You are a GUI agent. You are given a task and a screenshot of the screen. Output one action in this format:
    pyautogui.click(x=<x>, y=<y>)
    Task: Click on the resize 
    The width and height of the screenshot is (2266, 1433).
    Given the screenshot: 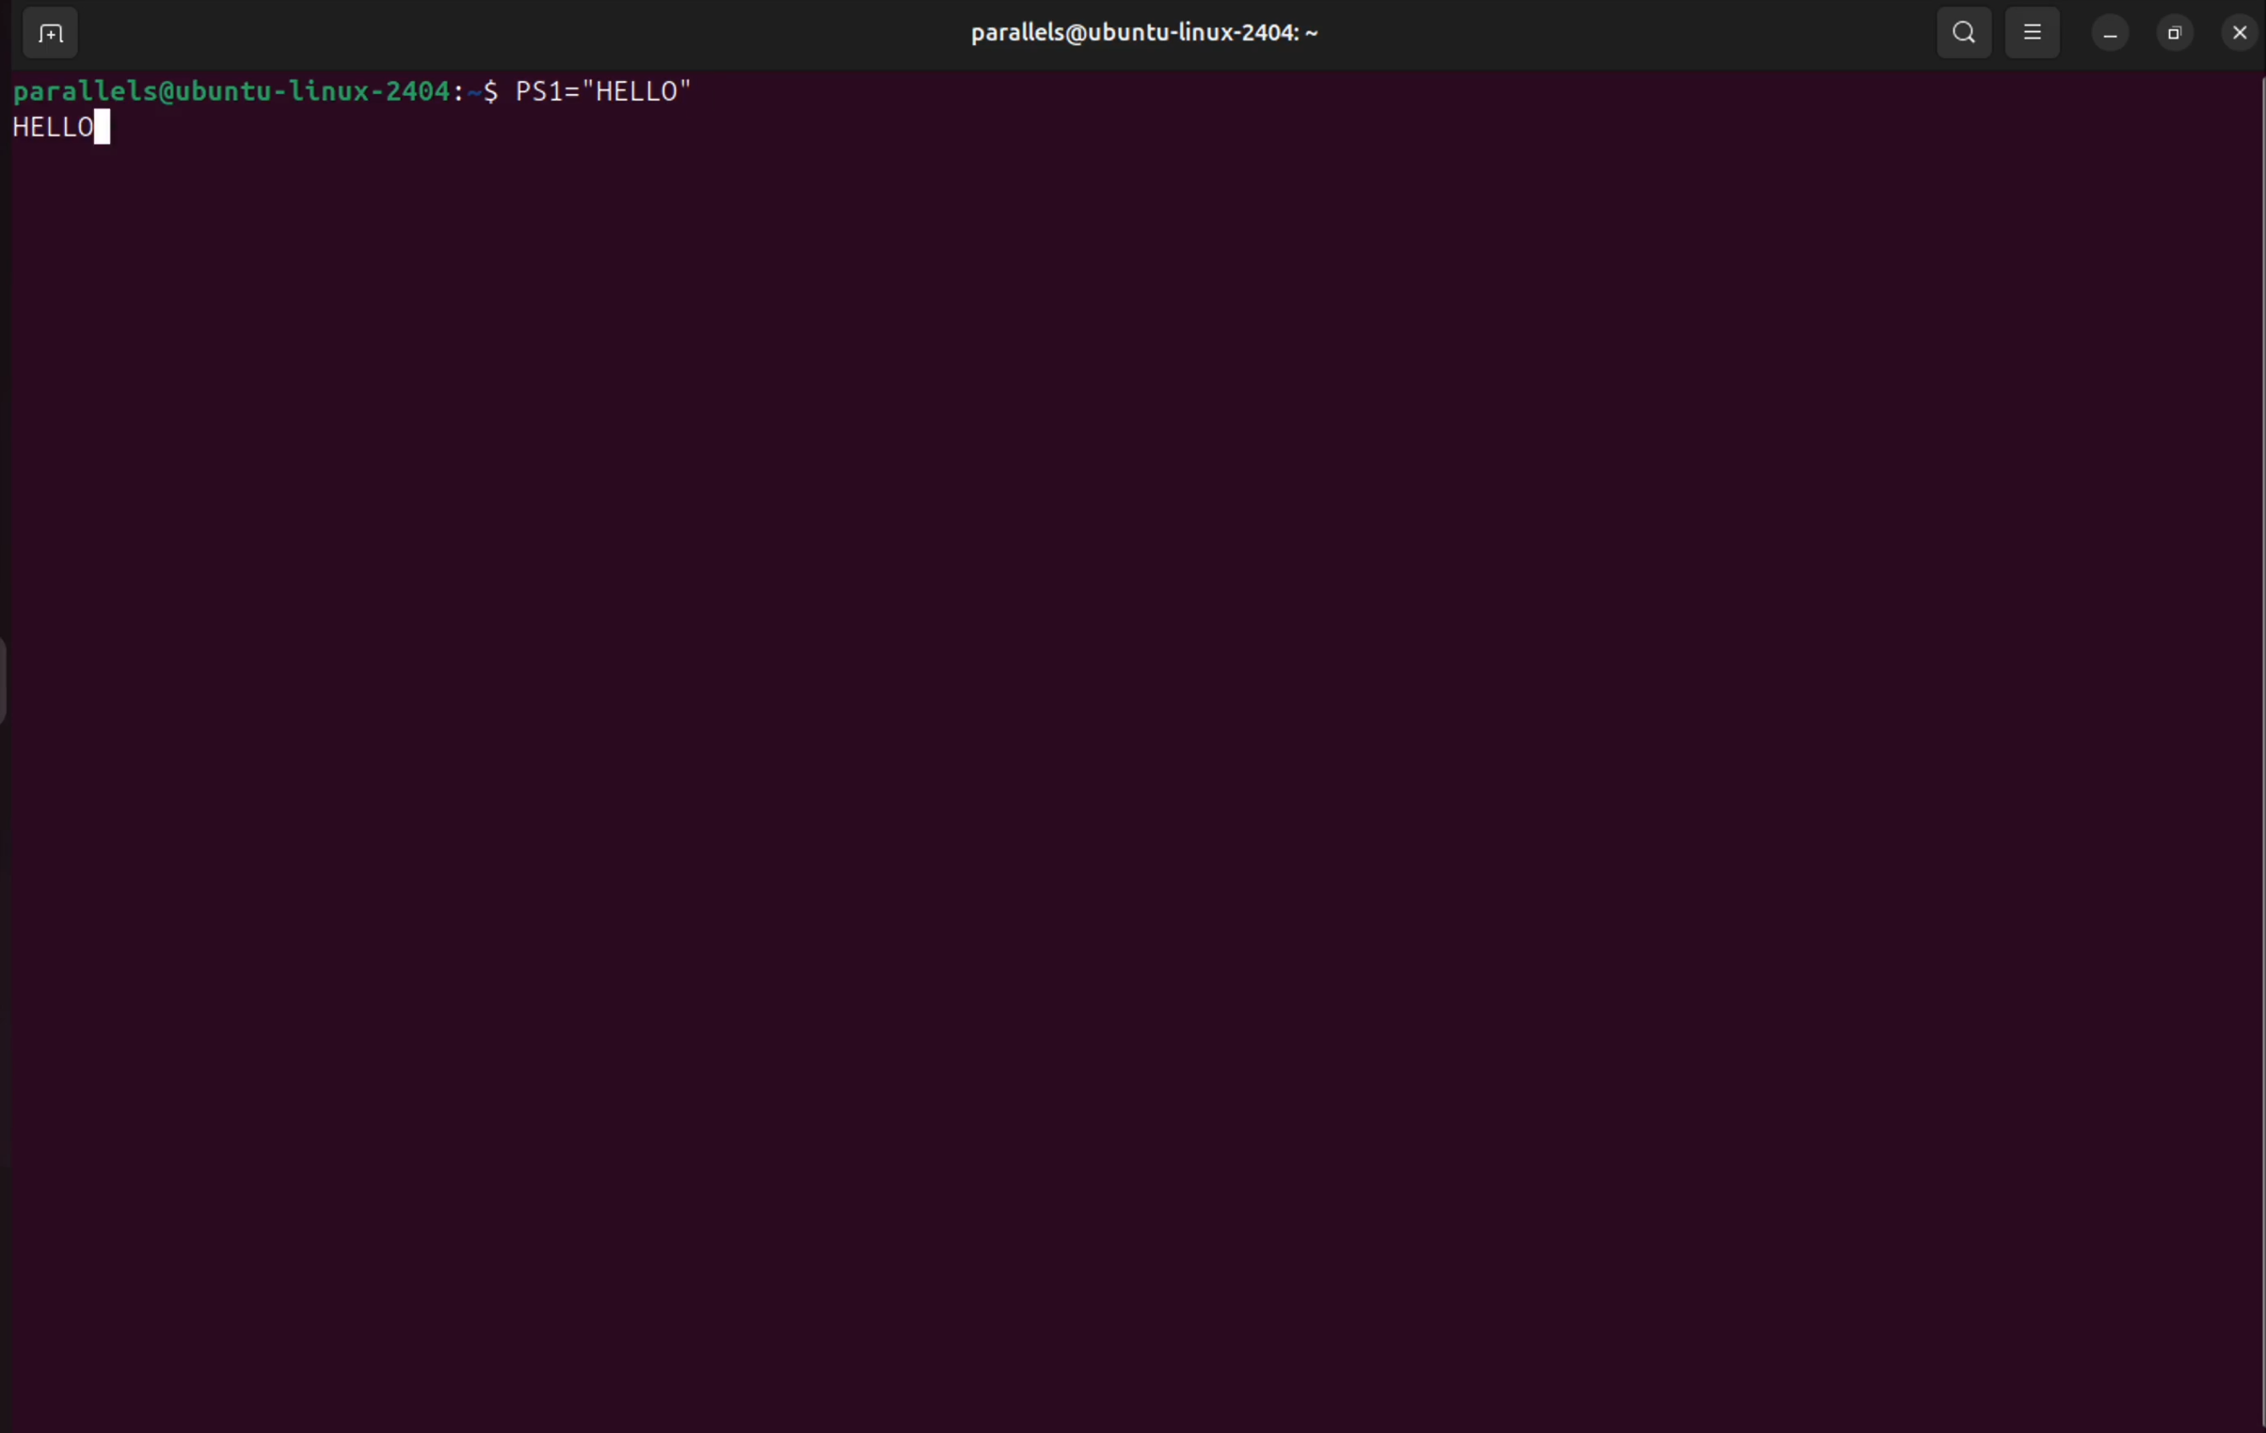 What is the action you would take?
    pyautogui.click(x=2173, y=36)
    